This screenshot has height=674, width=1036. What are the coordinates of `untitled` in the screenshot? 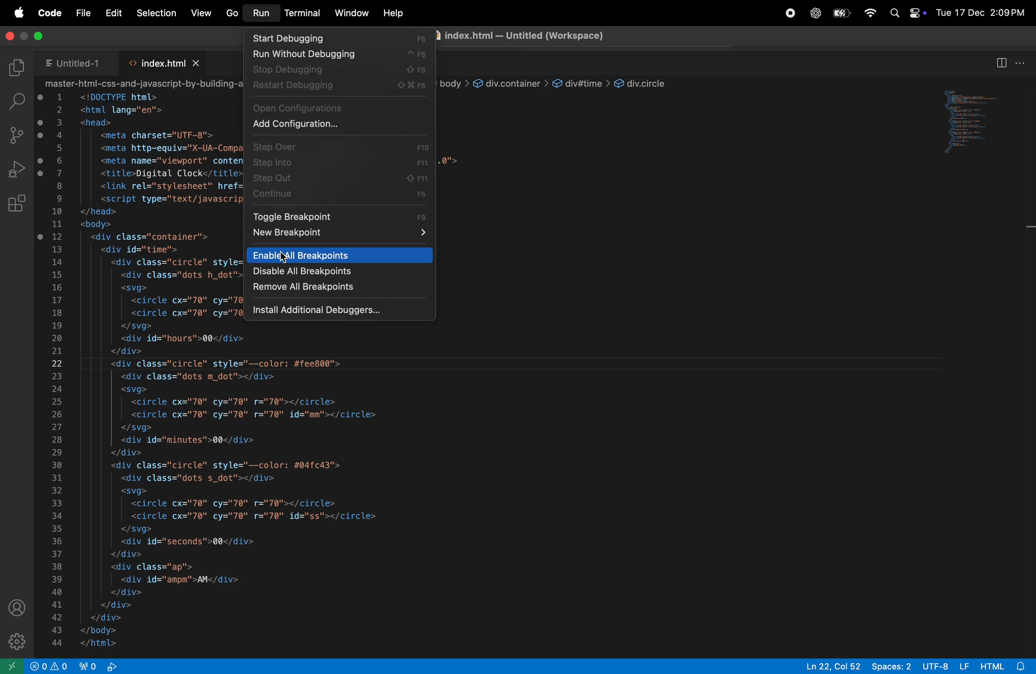 It's located at (74, 62).